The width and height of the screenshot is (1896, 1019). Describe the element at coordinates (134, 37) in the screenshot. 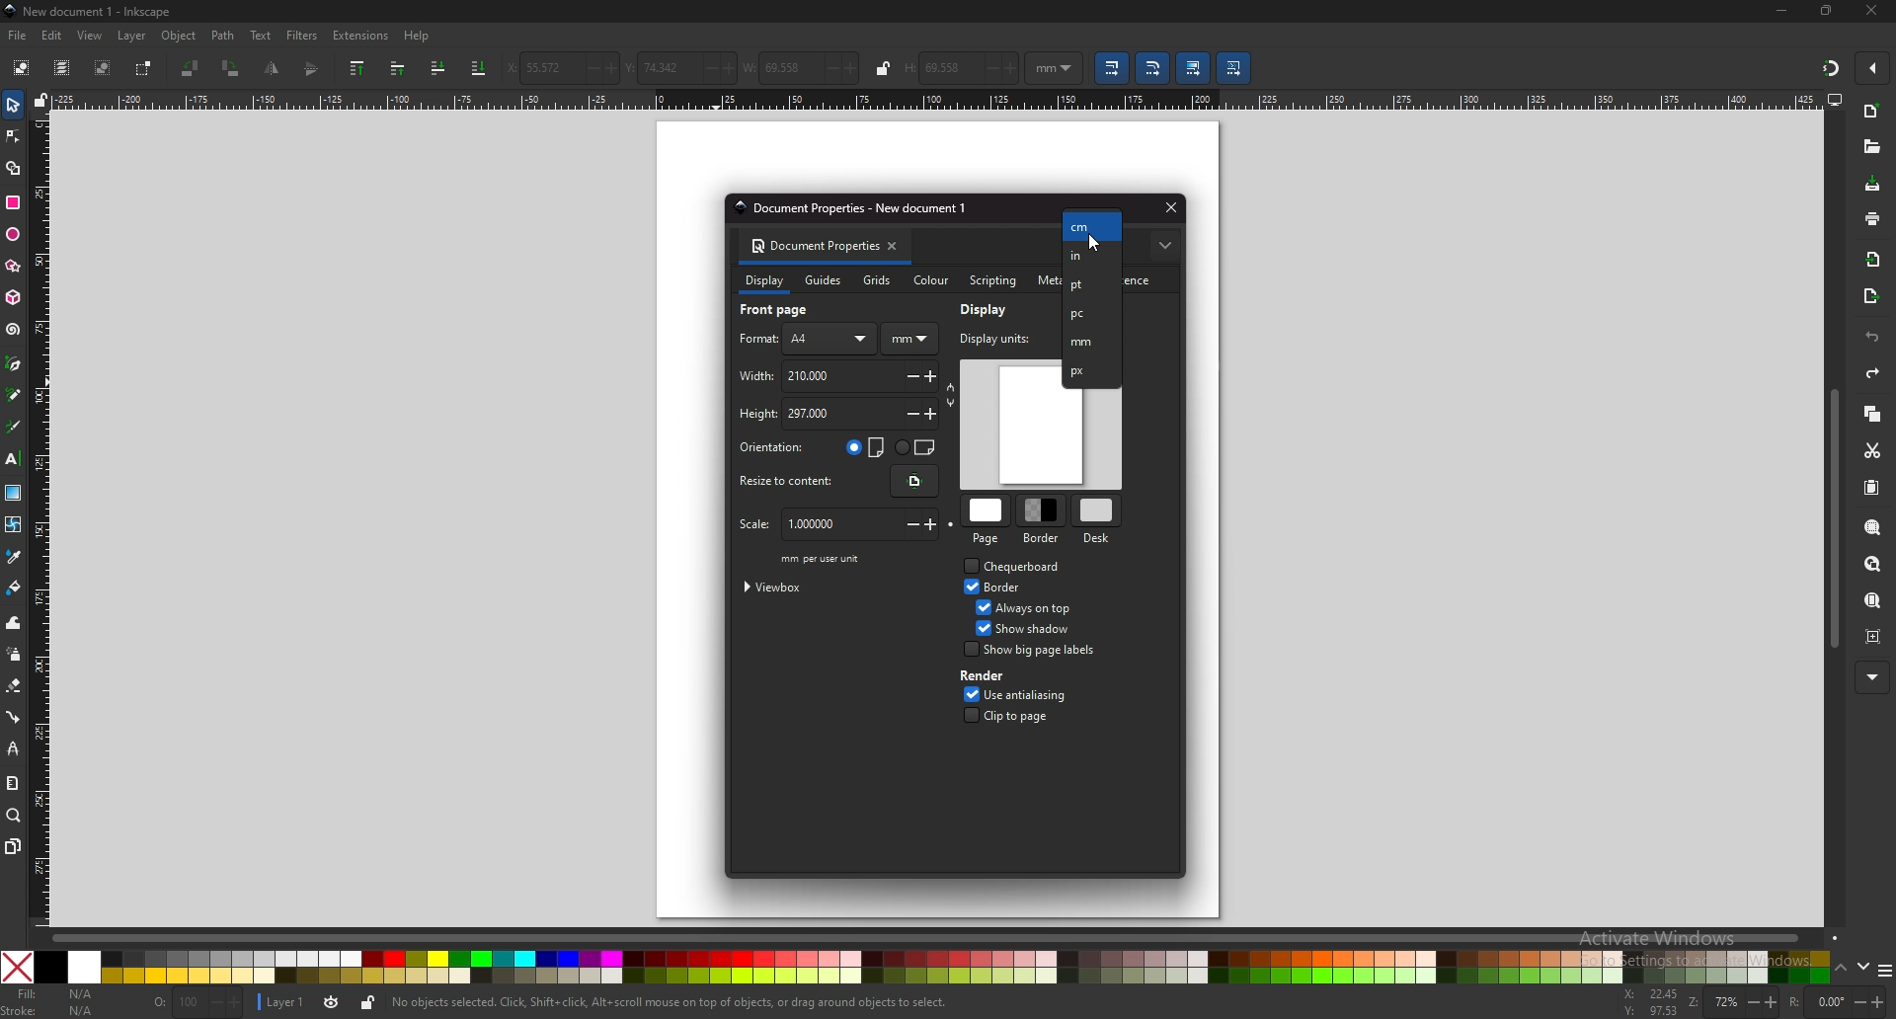

I see `layer` at that location.